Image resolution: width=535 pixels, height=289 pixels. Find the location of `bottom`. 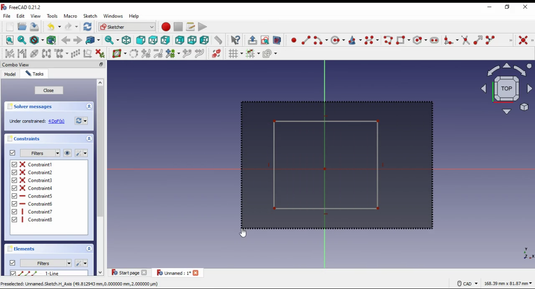

bottom is located at coordinates (192, 40).